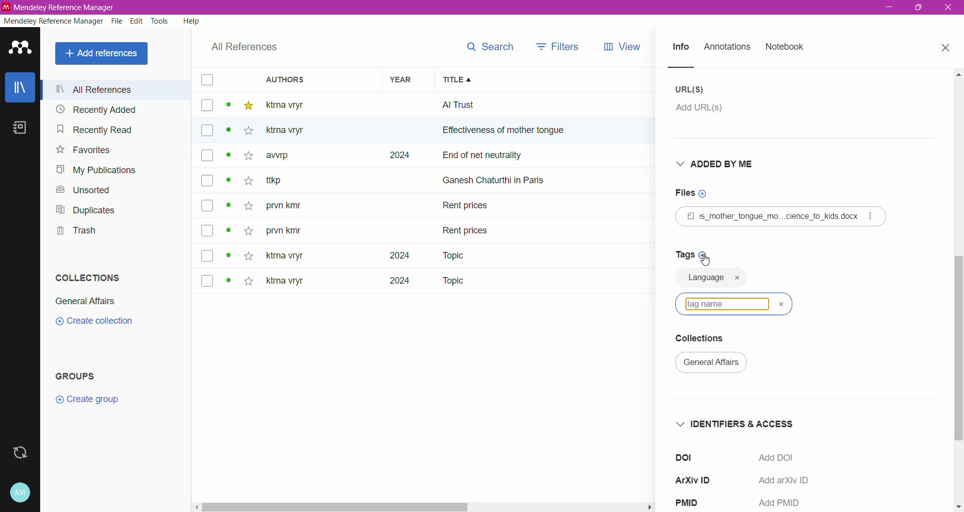 The height and width of the screenshot is (512, 964). Describe the element at coordinates (290, 181) in the screenshot. I see `~ ttkp` at that location.